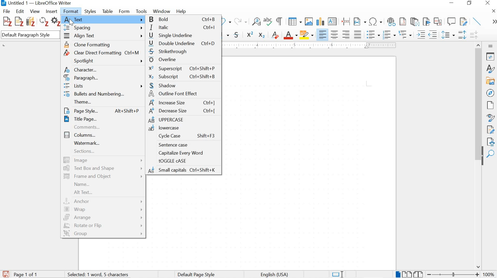 This screenshot has height=278, width=497. I want to click on columns, so click(103, 135).